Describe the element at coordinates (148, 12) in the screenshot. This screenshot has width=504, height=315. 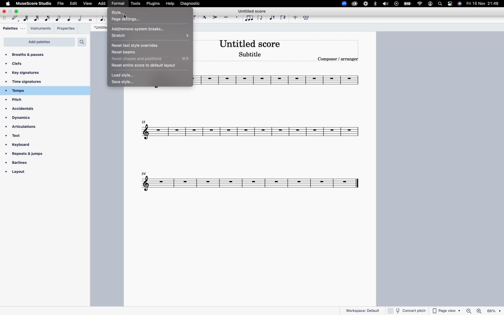
I see `style` at that location.